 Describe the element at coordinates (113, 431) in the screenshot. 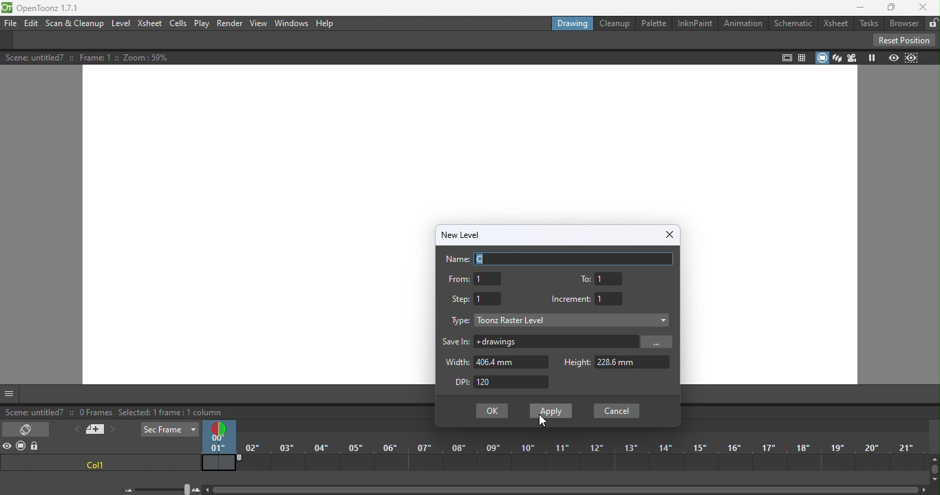

I see `Next memo` at that location.